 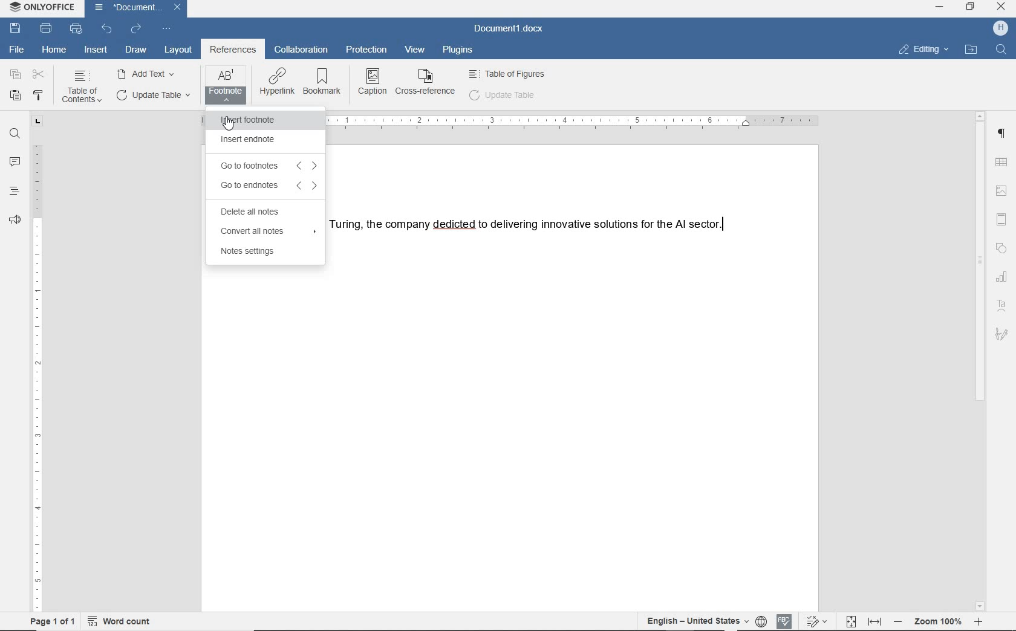 I want to click on copy style, so click(x=39, y=96).